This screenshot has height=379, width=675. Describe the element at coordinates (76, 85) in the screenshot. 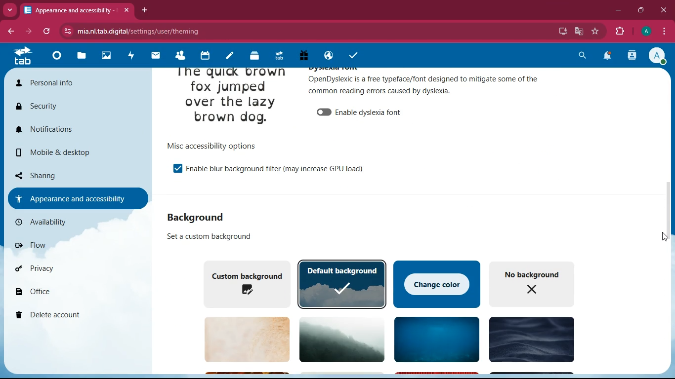

I see `personal info` at that location.